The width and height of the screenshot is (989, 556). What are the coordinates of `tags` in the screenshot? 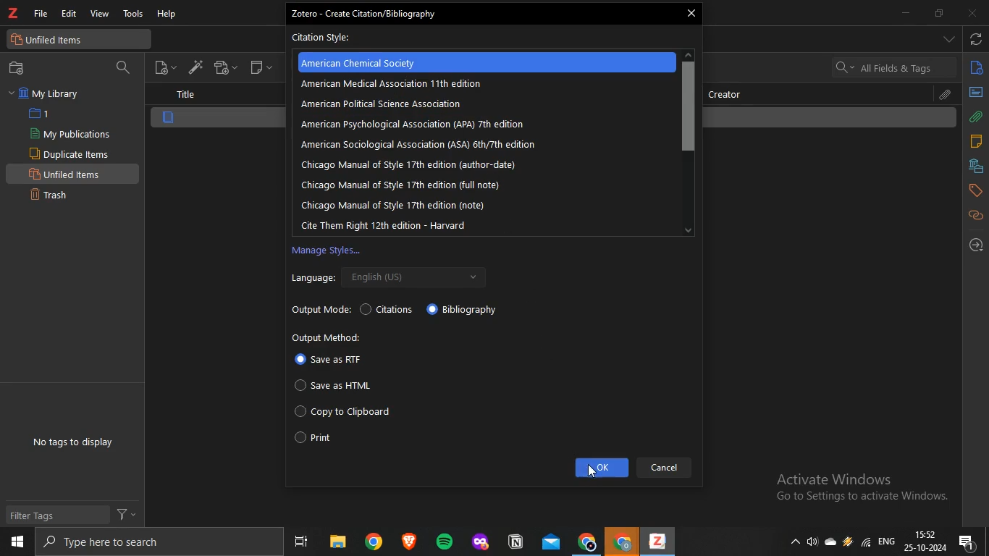 It's located at (976, 190).